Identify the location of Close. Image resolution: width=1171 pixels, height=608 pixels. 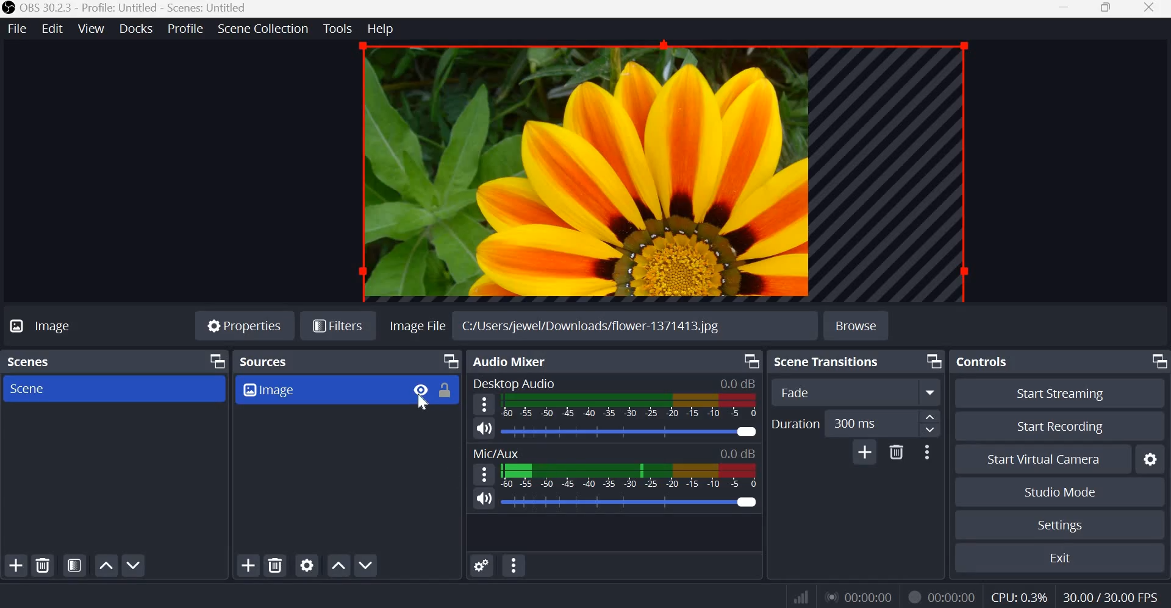
(1153, 10).